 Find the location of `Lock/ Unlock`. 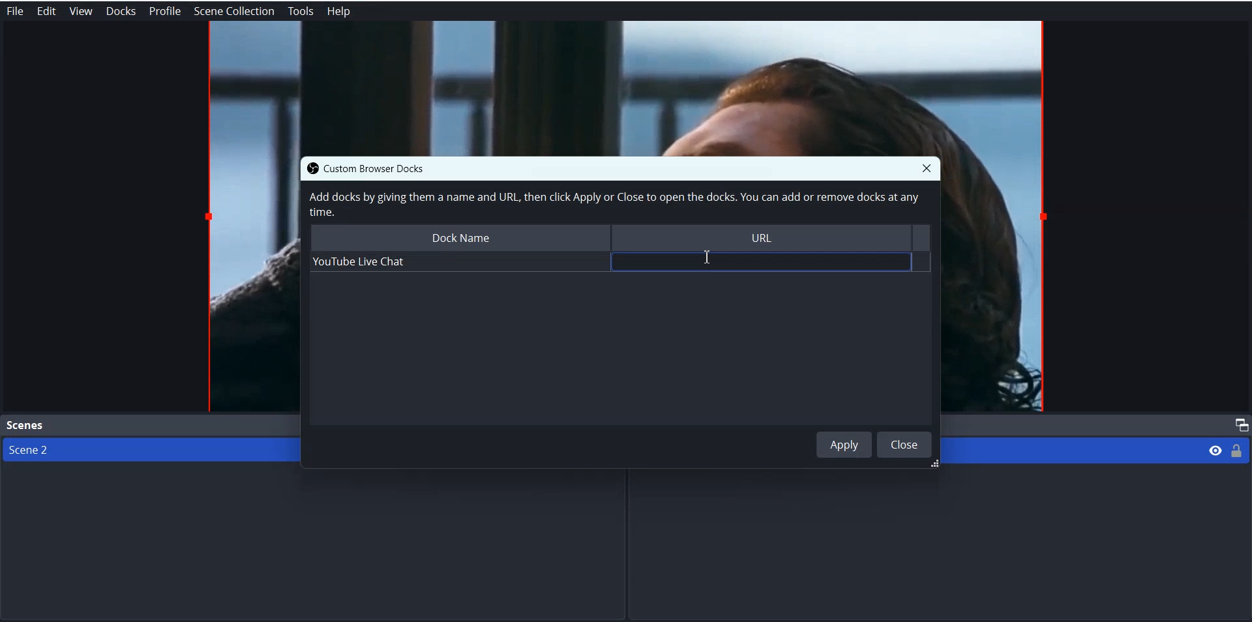

Lock/ Unlock is located at coordinates (1237, 450).